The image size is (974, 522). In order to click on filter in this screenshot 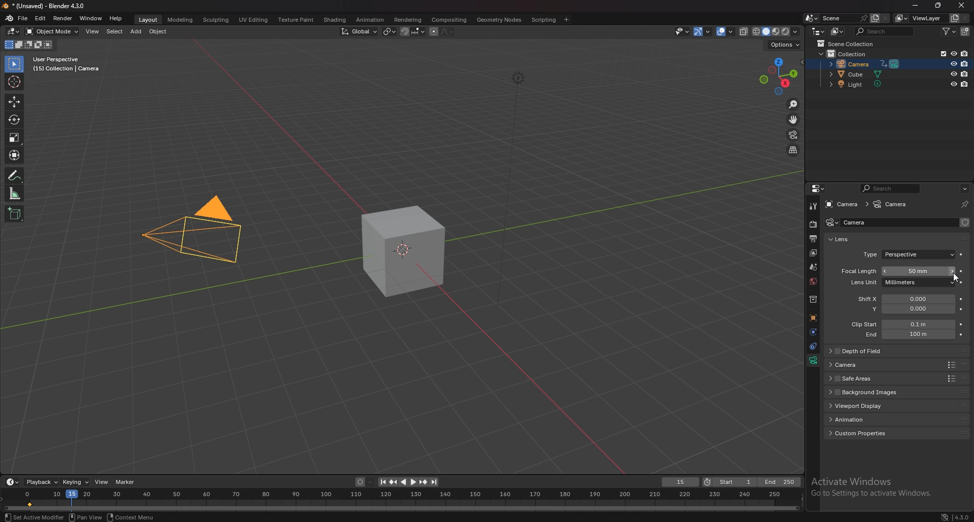, I will do `click(950, 32)`.